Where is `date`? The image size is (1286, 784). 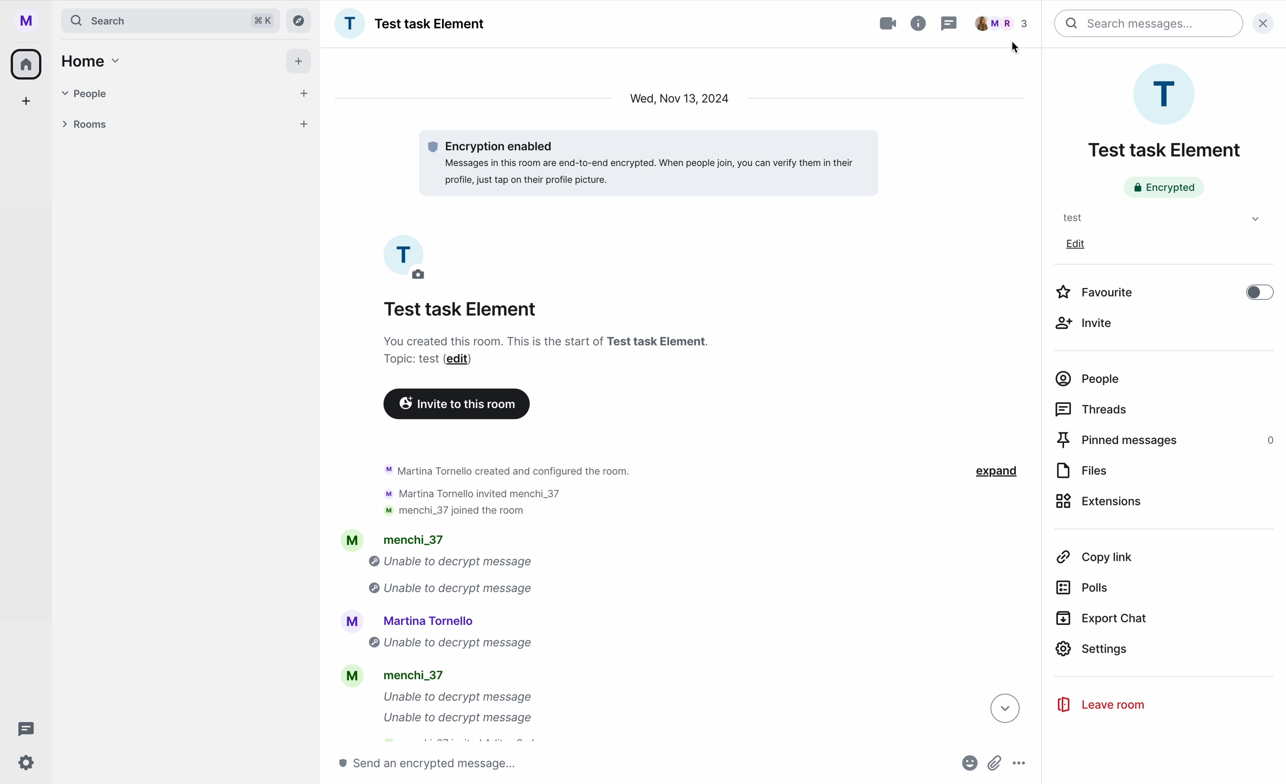 date is located at coordinates (680, 99).